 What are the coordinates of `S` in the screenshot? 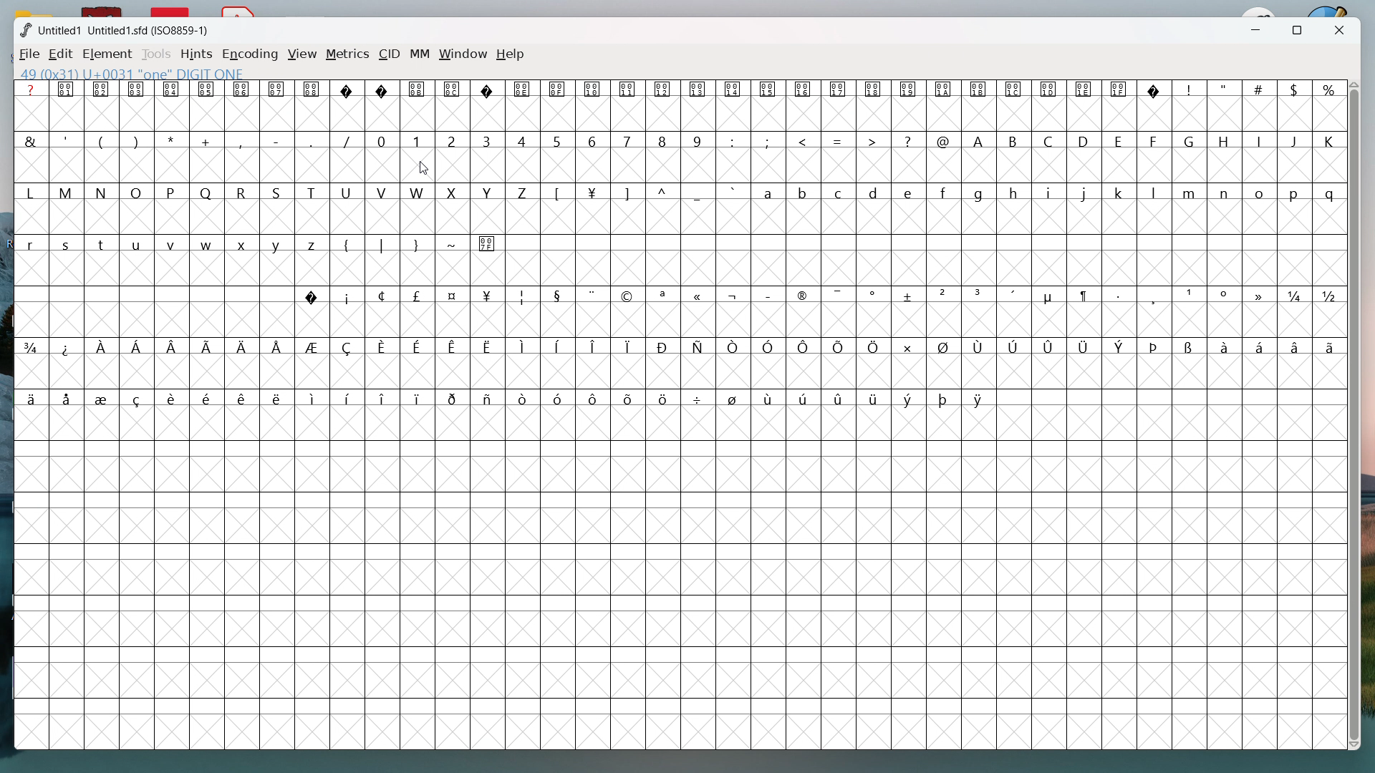 It's located at (278, 190).